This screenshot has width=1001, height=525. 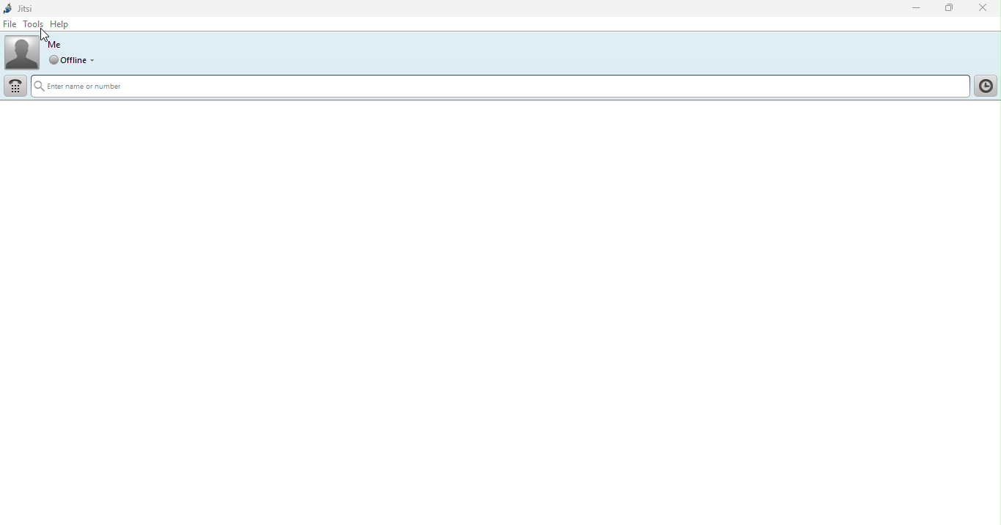 What do you see at coordinates (32, 23) in the screenshot?
I see `Tools` at bounding box center [32, 23].